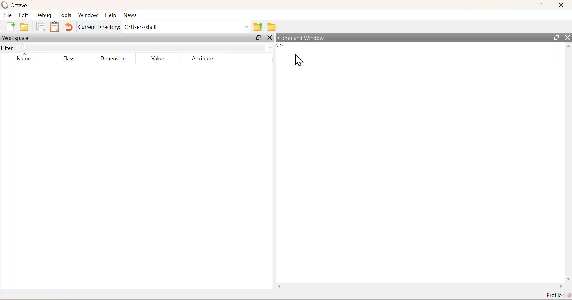  Describe the element at coordinates (99, 27) in the screenshot. I see `Current Directory` at that location.